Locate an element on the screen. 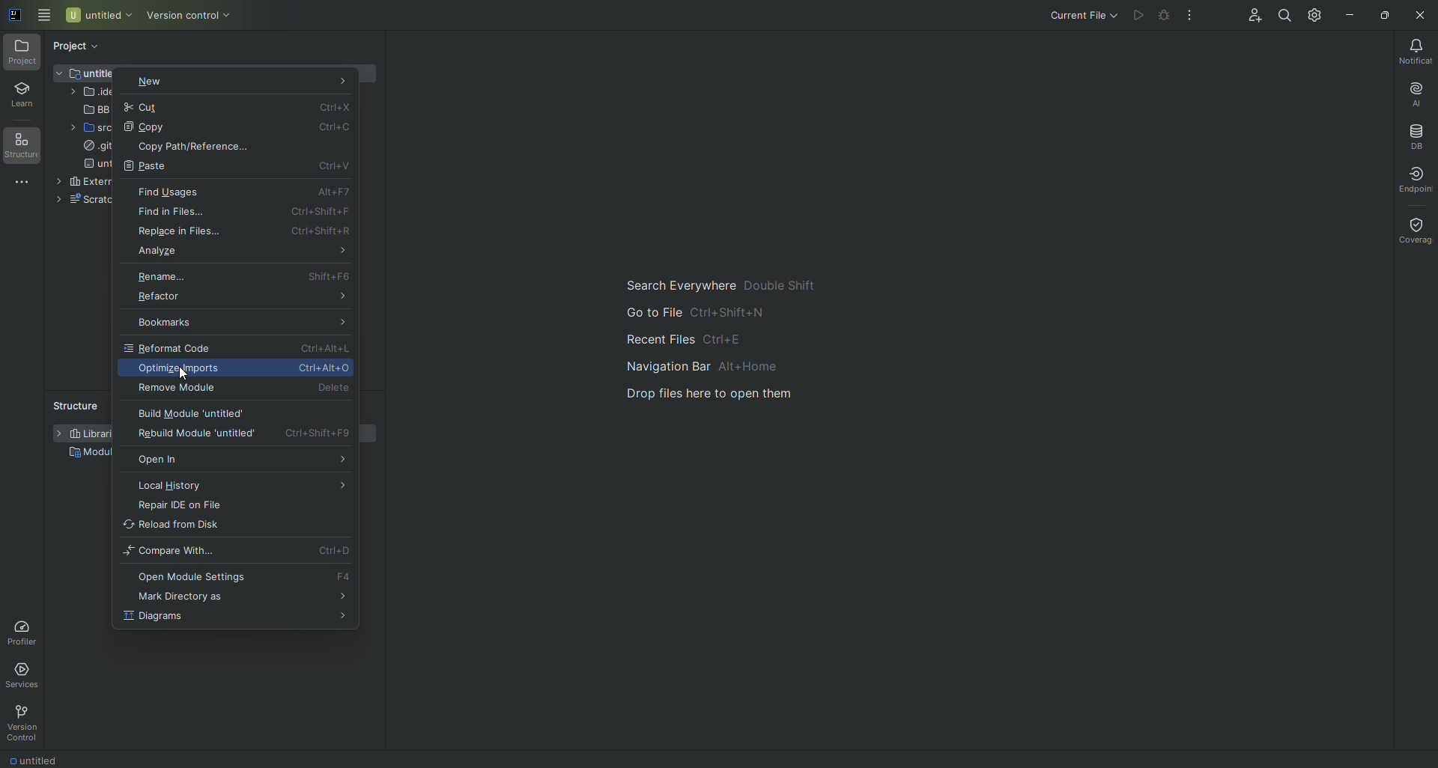  Project is located at coordinates (22, 53).